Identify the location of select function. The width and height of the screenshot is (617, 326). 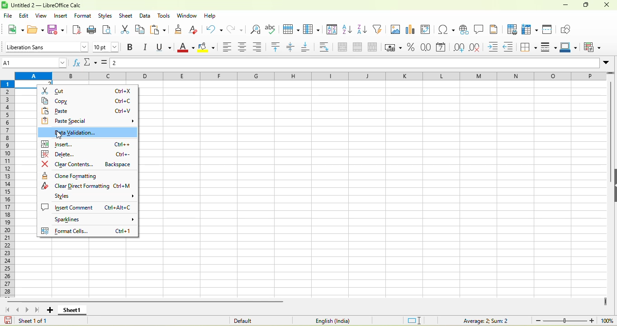
(91, 63).